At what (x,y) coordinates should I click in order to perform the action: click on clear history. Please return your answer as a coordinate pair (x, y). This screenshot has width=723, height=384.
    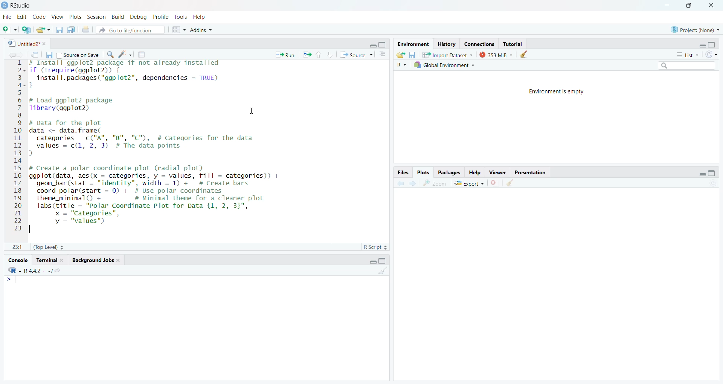
    Looking at the image, I should click on (527, 55).